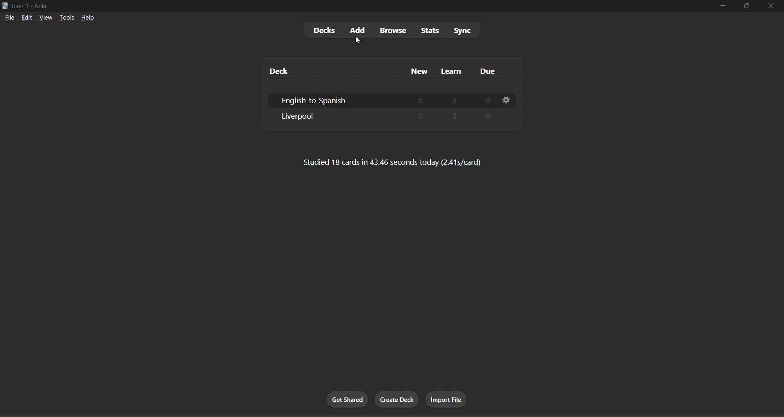 The width and height of the screenshot is (784, 417). What do you see at coordinates (344, 5) in the screenshot?
I see `title bar` at bounding box center [344, 5].